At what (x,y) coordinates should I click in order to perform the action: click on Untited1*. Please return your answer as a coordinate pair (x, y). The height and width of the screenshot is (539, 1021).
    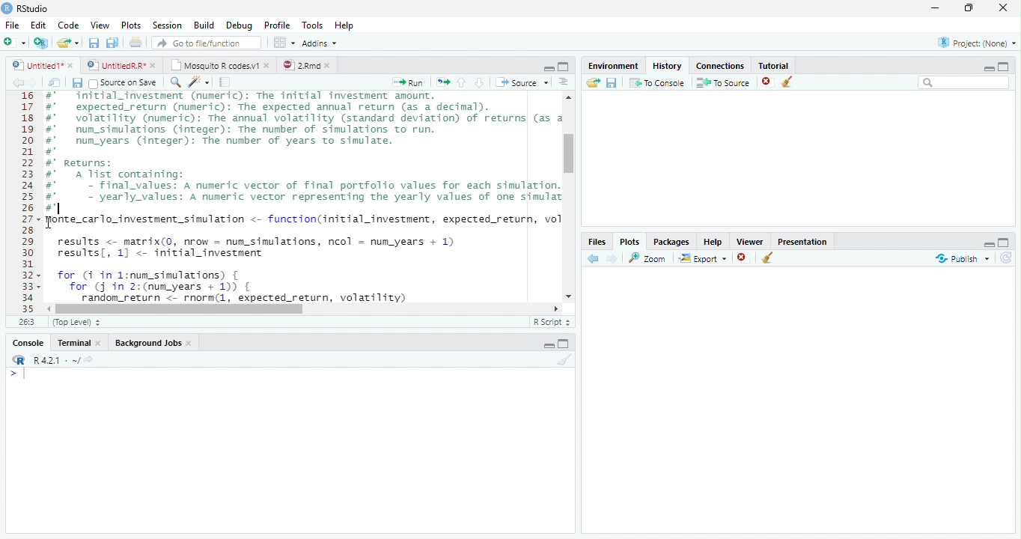
    Looking at the image, I should click on (41, 64).